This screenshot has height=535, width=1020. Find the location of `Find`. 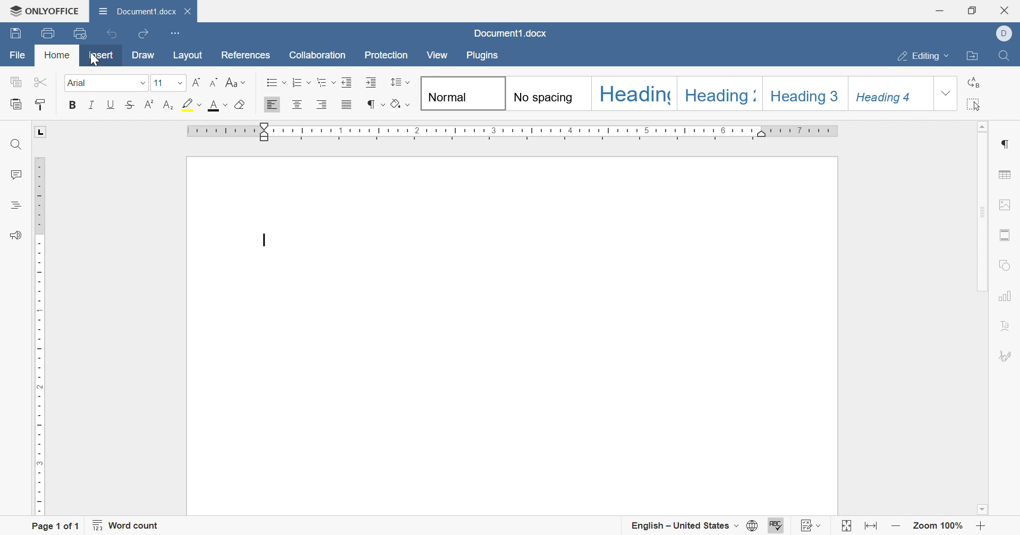

Find is located at coordinates (1007, 56).